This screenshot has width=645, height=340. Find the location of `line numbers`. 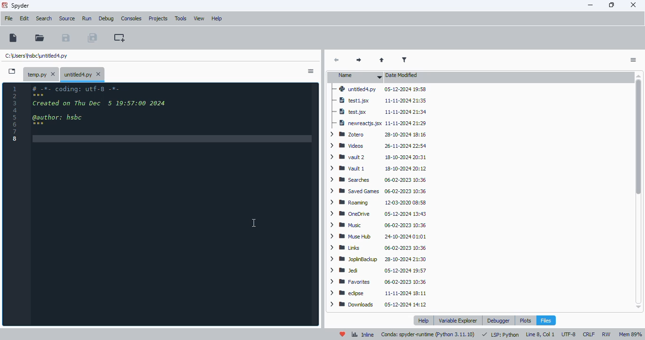

line numbers is located at coordinates (16, 113).